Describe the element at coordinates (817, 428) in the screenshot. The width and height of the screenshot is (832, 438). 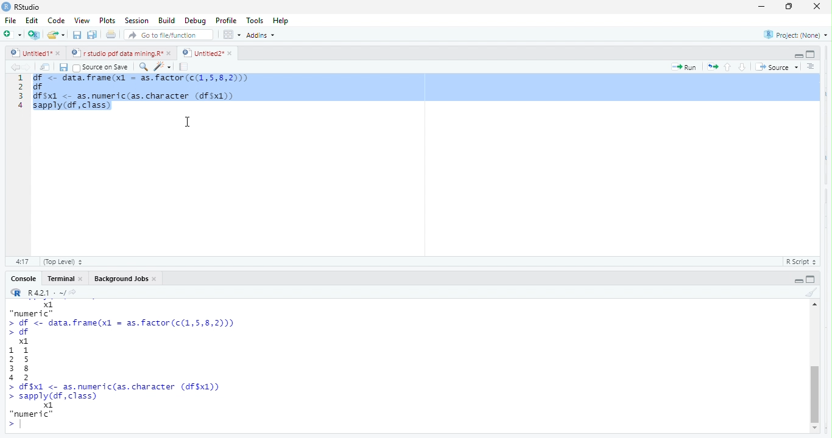
I see `scroll down` at that location.